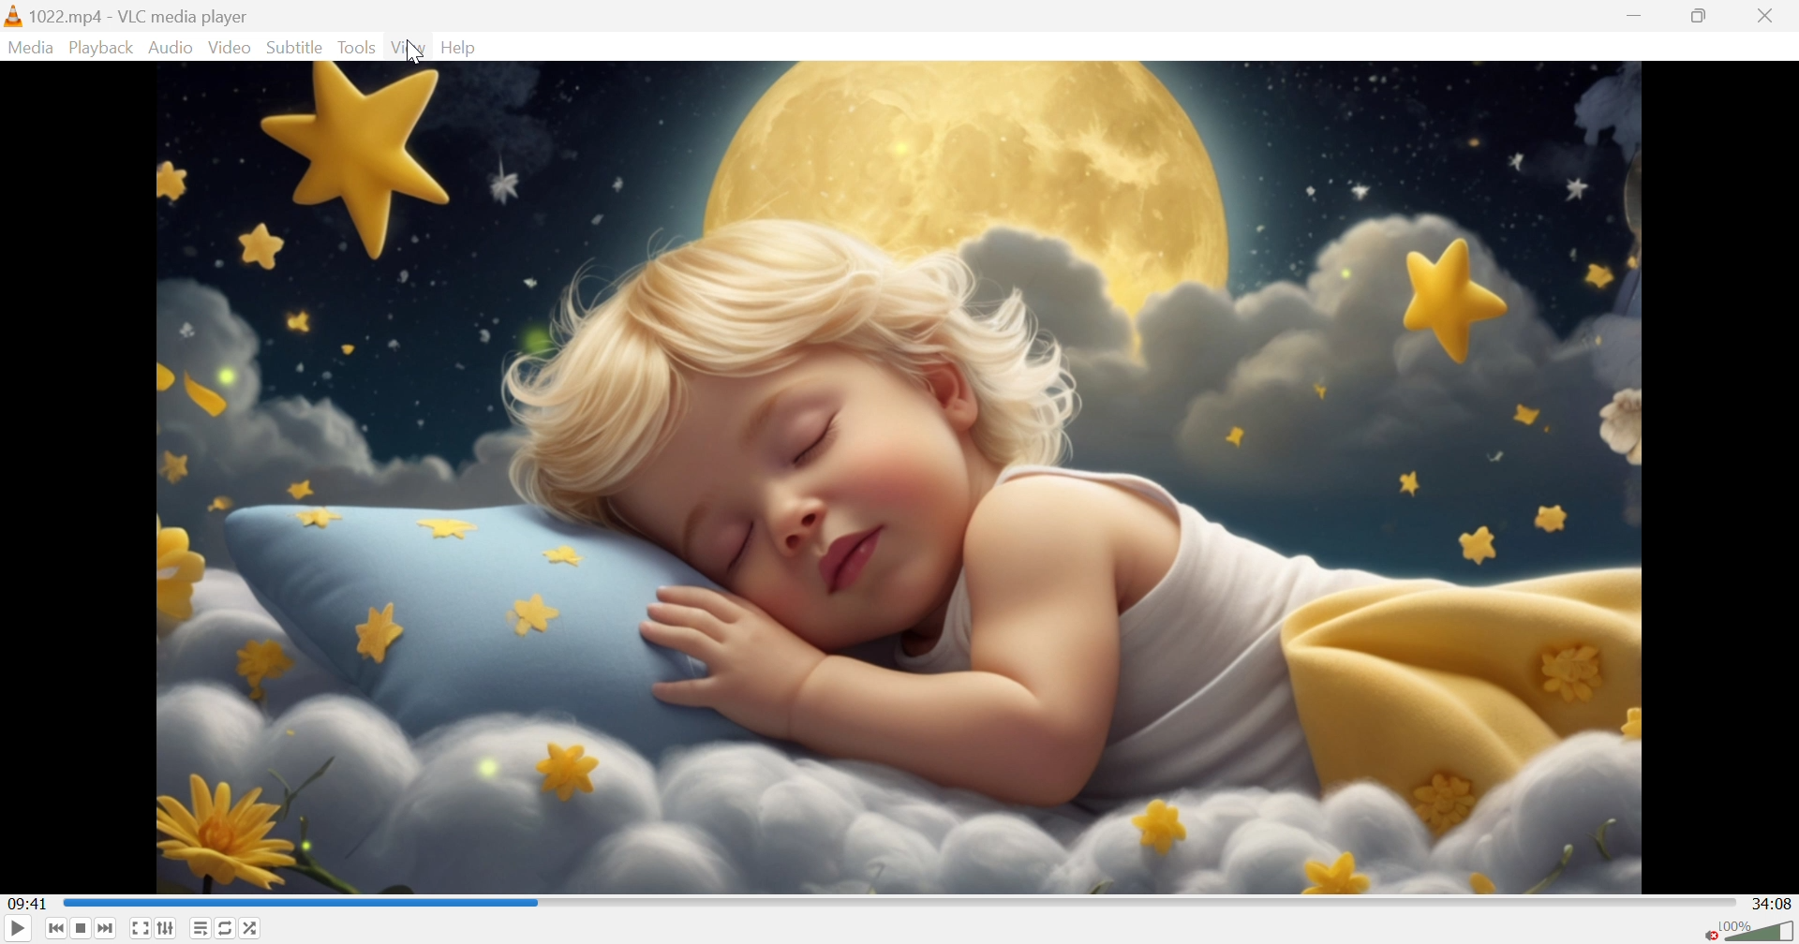  What do you see at coordinates (100, 47) in the screenshot?
I see `Playback` at bounding box center [100, 47].